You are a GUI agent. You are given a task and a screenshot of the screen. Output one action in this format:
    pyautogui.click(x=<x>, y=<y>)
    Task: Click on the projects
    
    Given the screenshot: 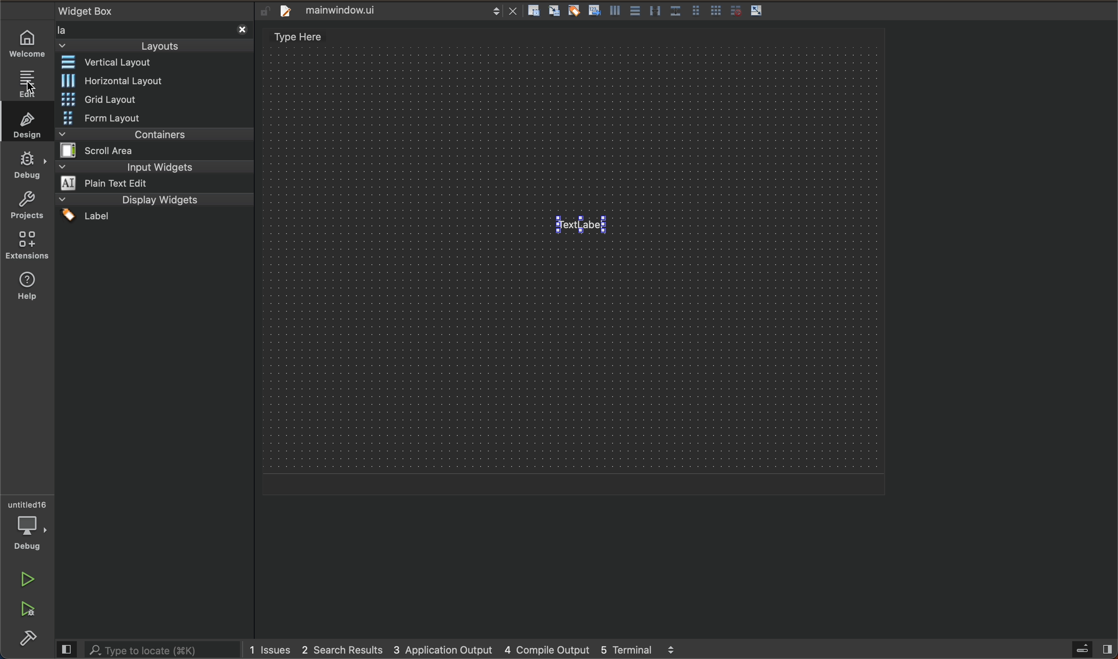 What is the action you would take?
    pyautogui.click(x=27, y=206)
    